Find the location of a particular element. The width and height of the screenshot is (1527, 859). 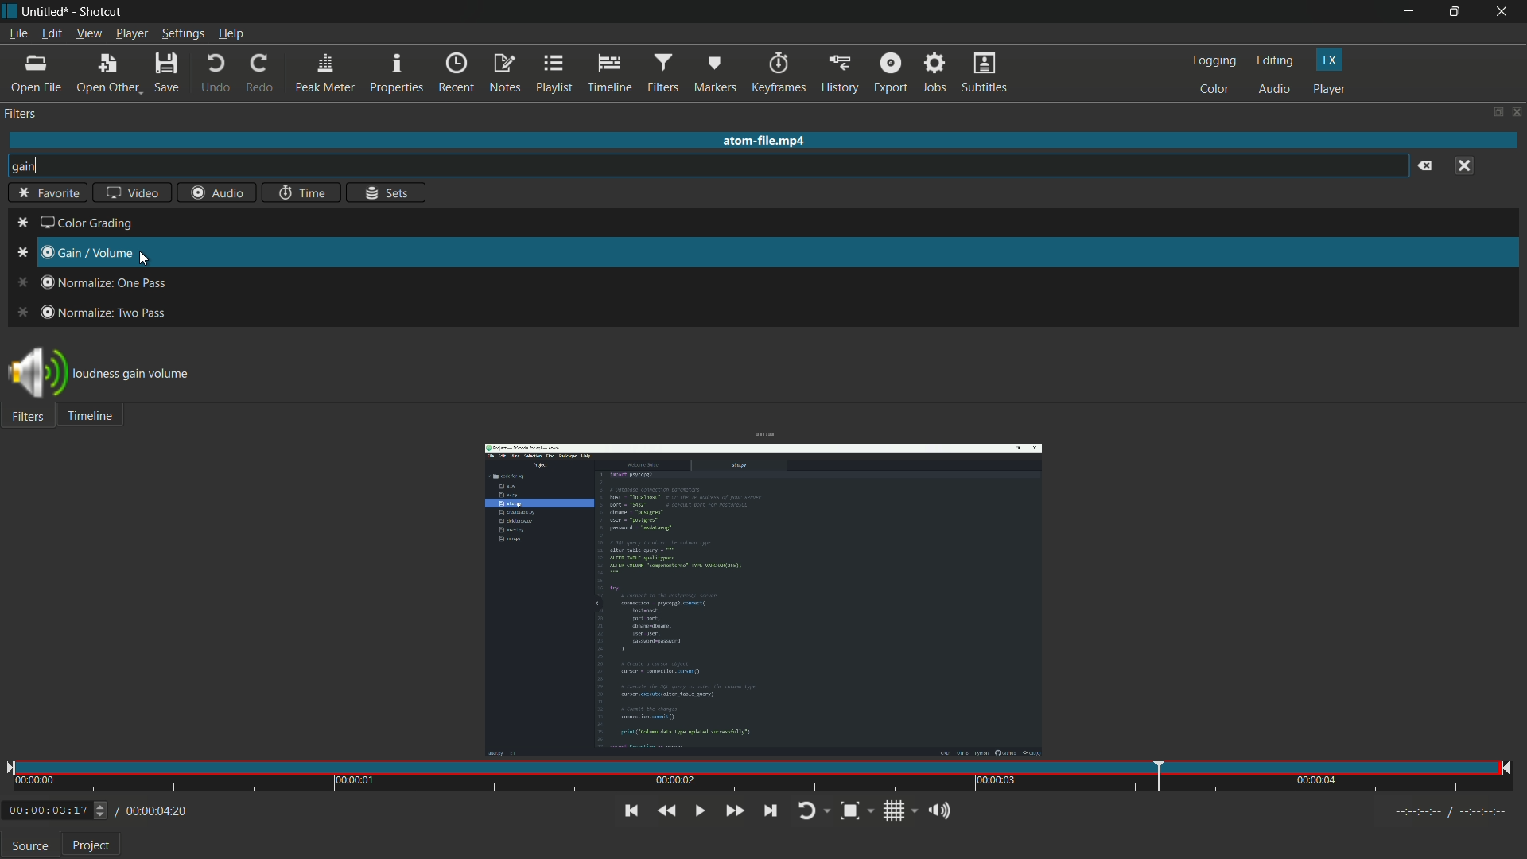

subtitles is located at coordinates (987, 74).